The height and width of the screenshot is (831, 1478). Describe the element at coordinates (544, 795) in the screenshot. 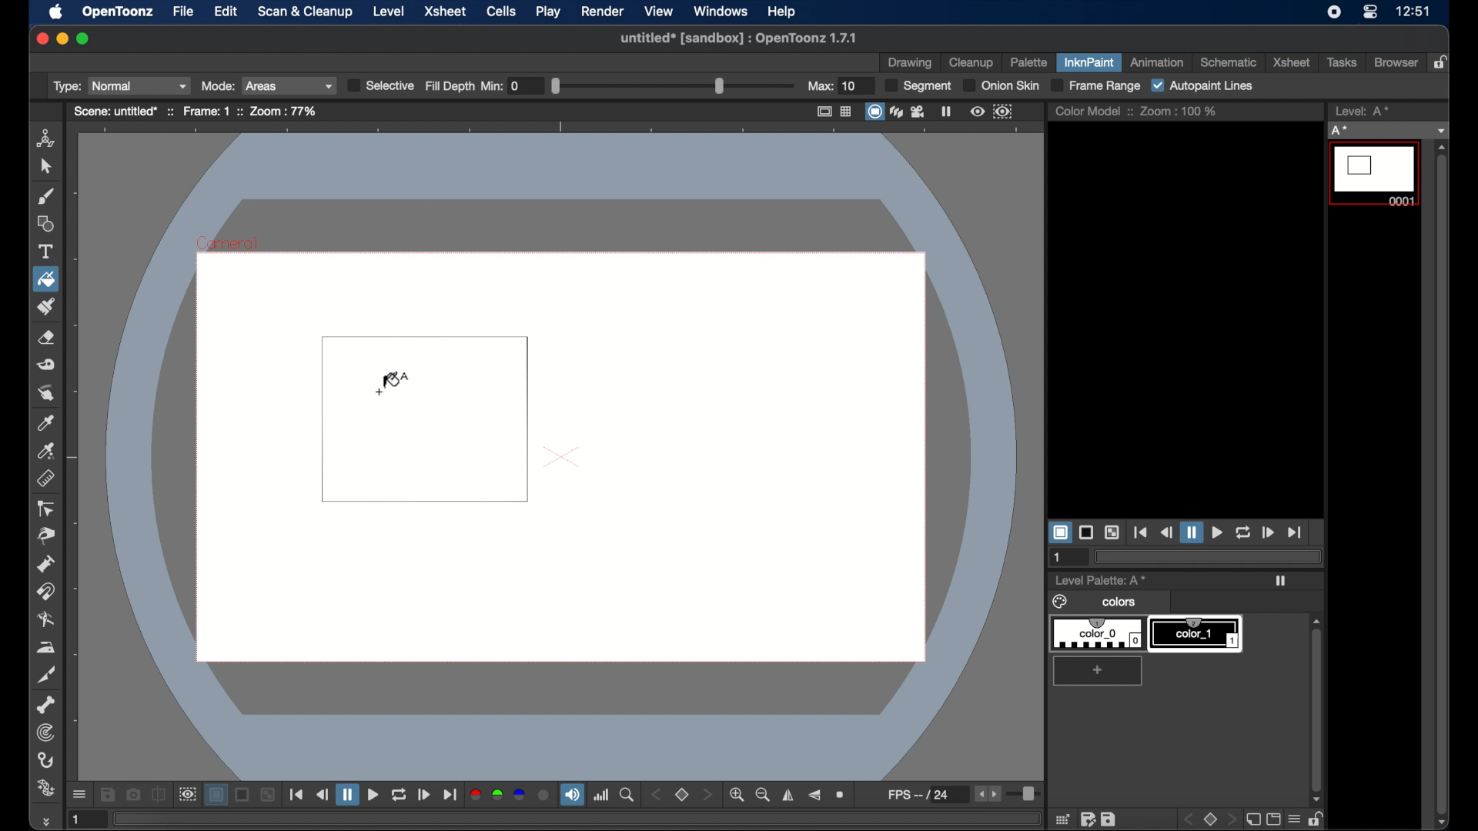

I see `alpha channel` at that location.